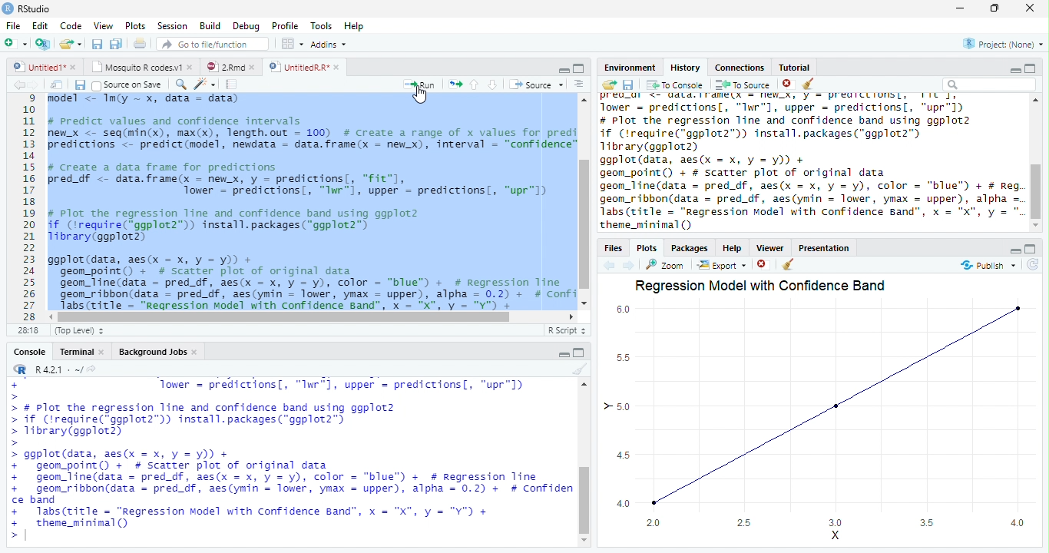 Image resolution: width=1049 pixels, height=553 pixels. What do you see at coordinates (674, 86) in the screenshot?
I see `To Console` at bounding box center [674, 86].